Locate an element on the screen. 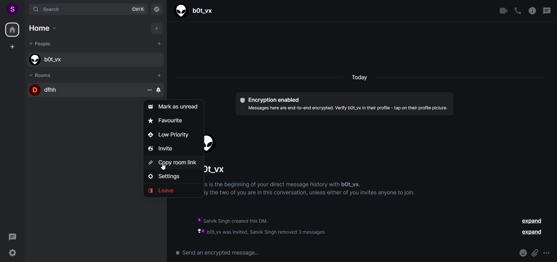  create space is located at coordinates (12, 47).